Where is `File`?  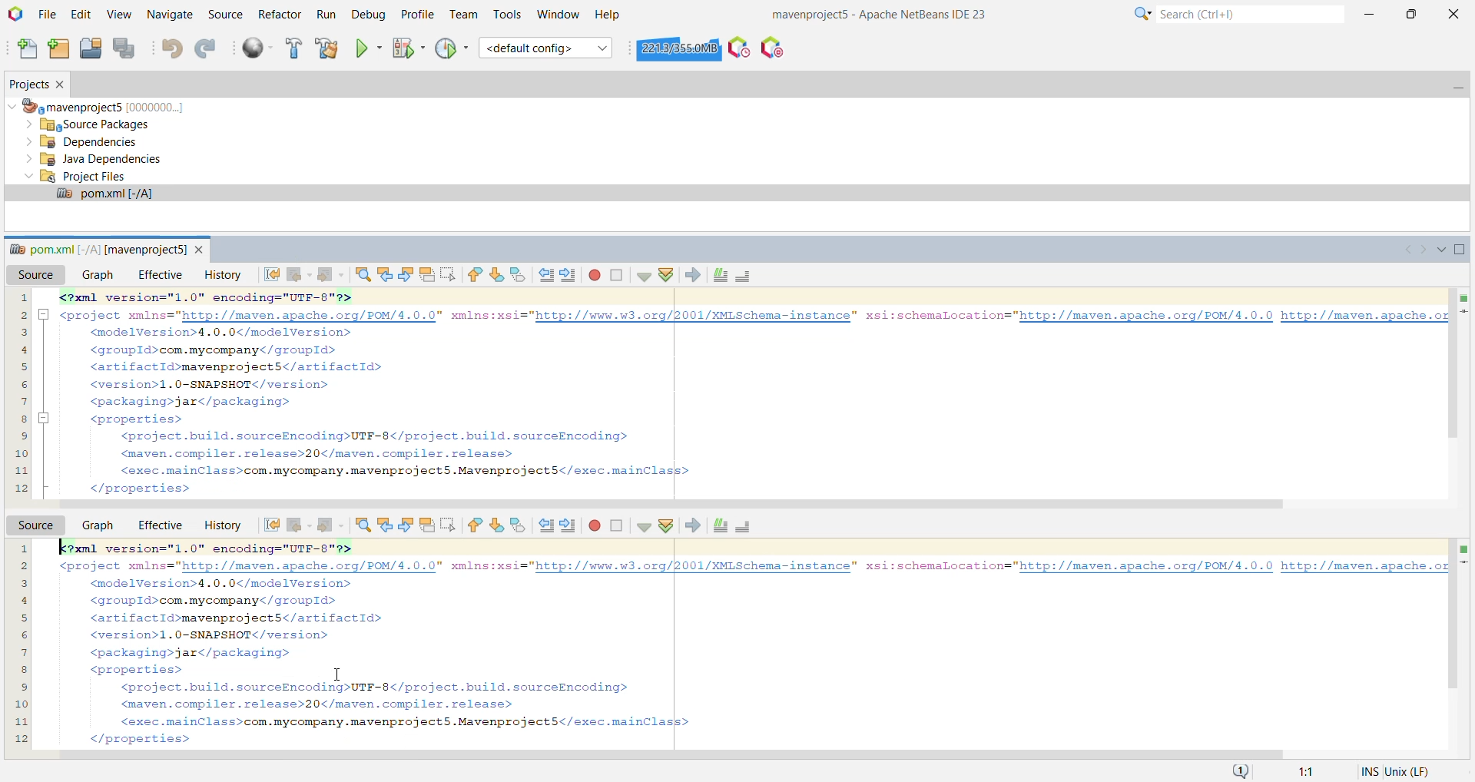
File is located at coordinates (48, 15).